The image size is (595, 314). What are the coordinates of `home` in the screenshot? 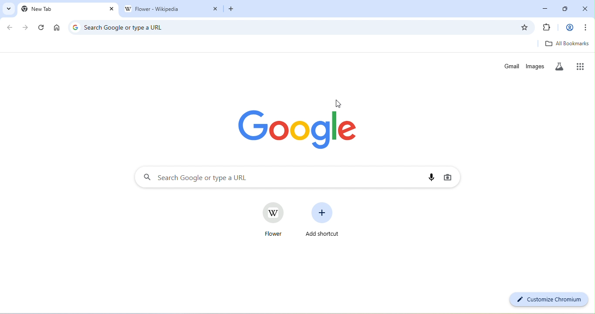 It's located at (57, 28).